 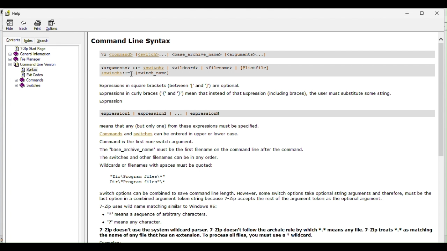 What do you see at coordinates (31, 65) in the screenshot?
I see `Command line version` at bounding box center [31, 65].